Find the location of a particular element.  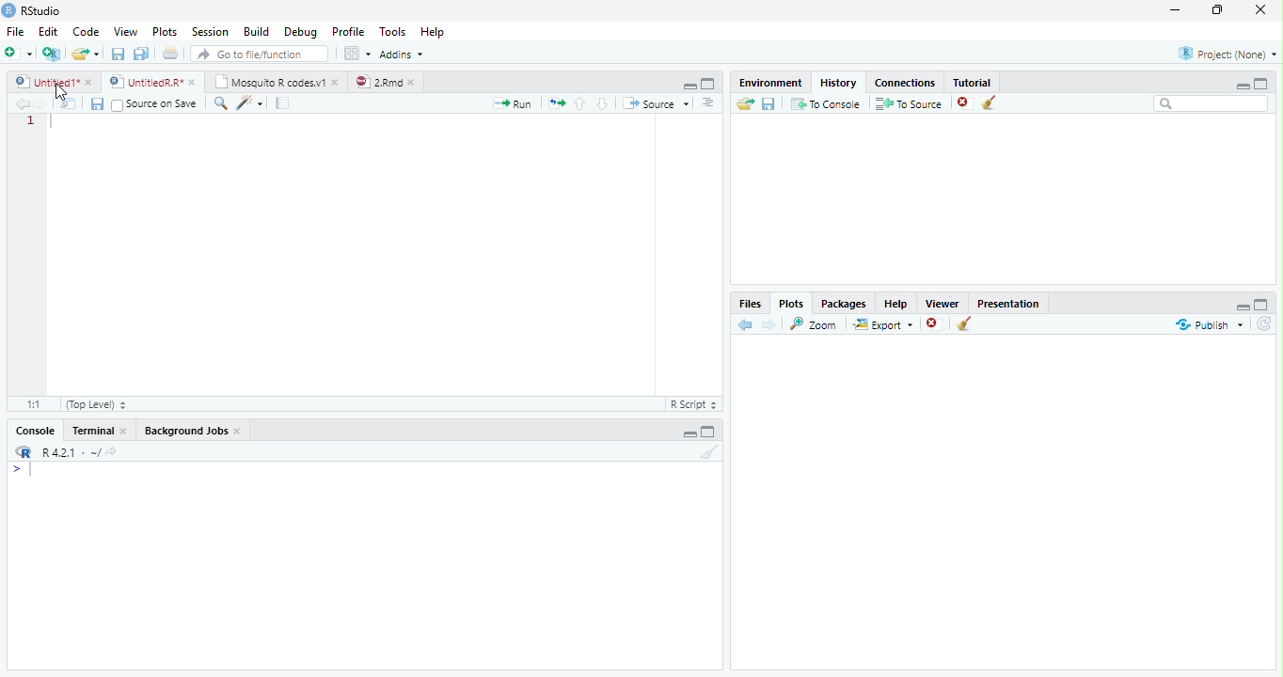

Help is located at coordinates (895, 303).